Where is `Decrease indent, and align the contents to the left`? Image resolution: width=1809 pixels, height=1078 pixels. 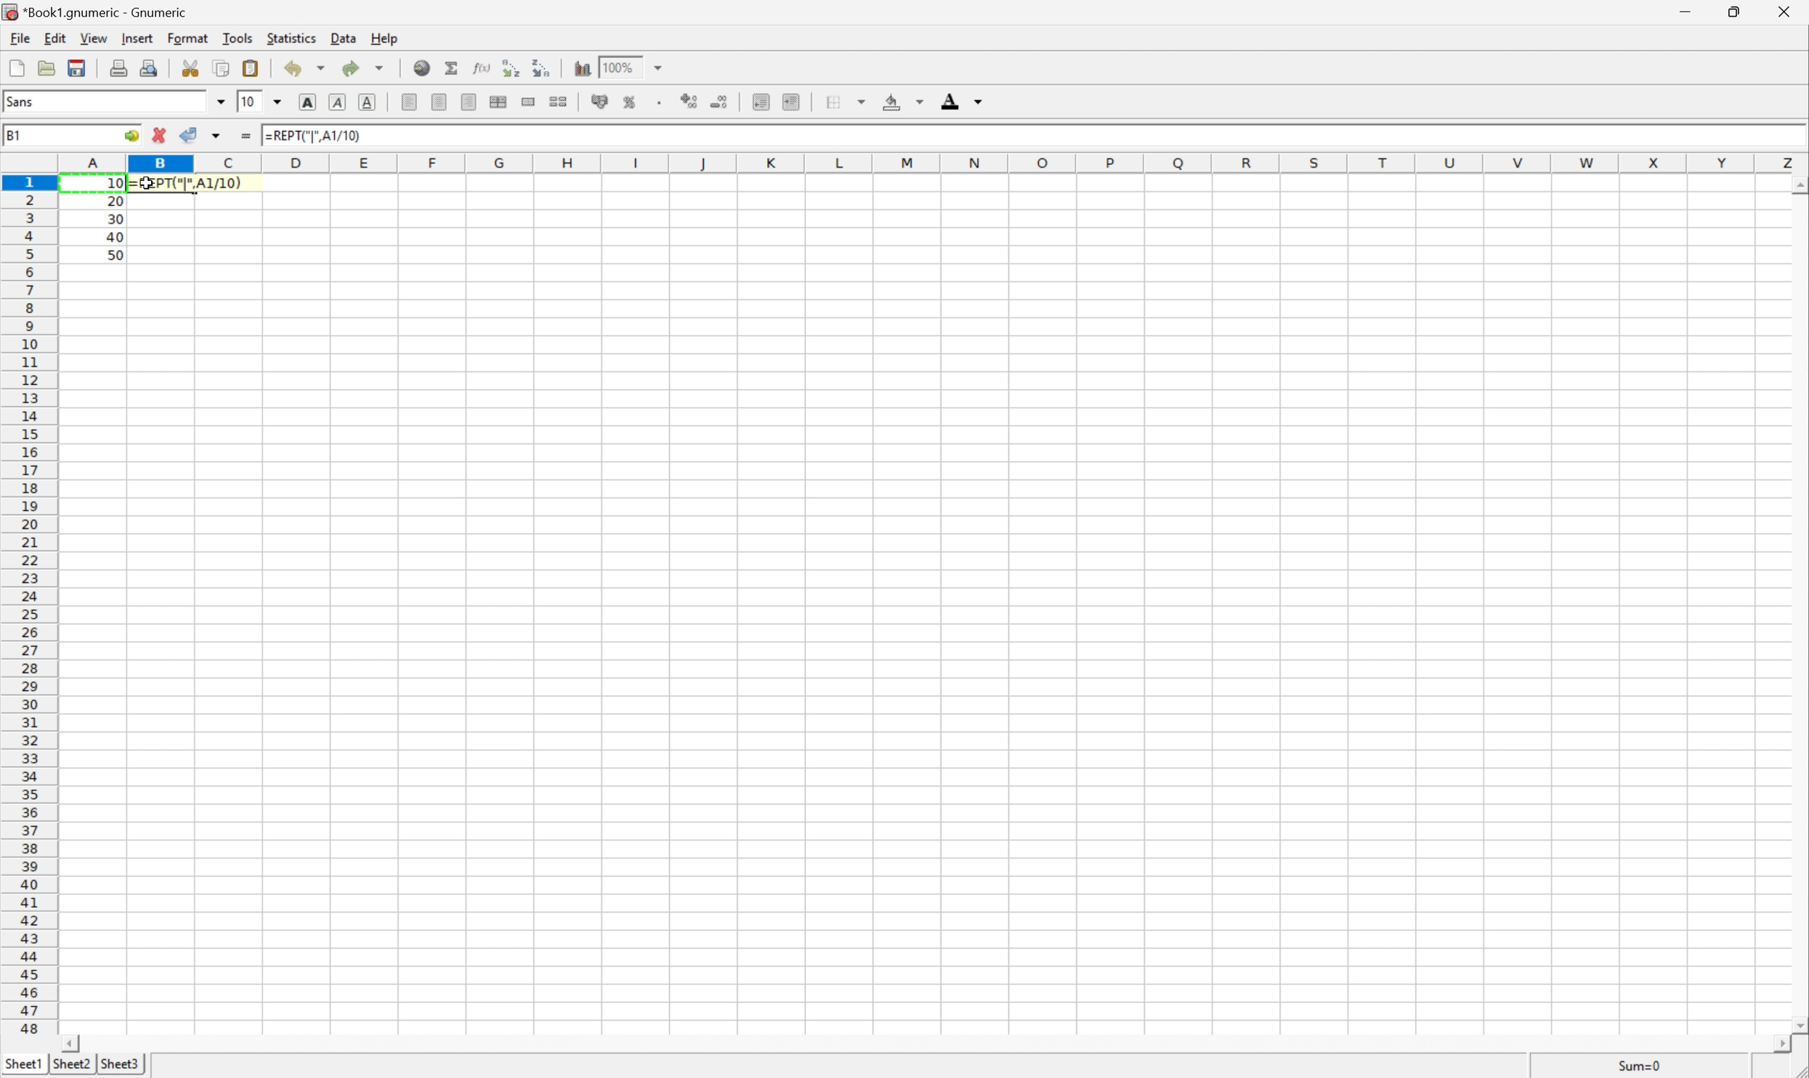 Decrease indent, and align the contents to the left is located at coordinates (761, 100).